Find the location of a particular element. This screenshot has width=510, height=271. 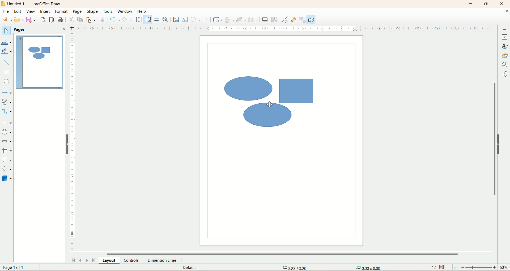

line color is located at coordinates (7, 42).